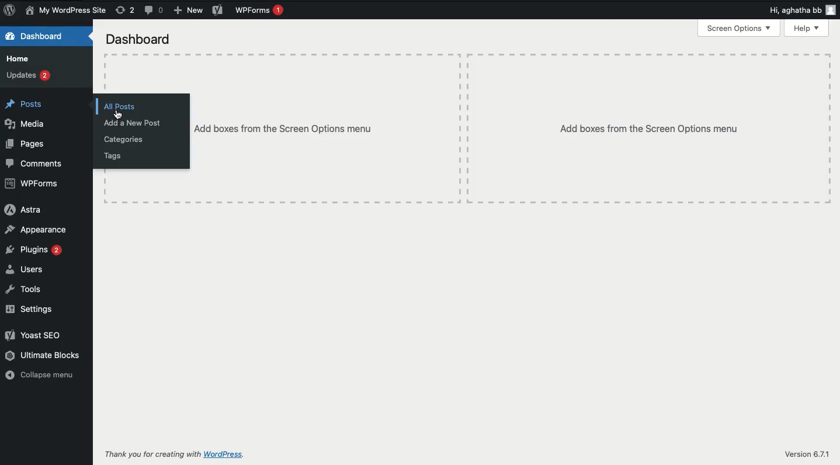 The image size is (840, 465). I want to click on Users, so click(26, 269).